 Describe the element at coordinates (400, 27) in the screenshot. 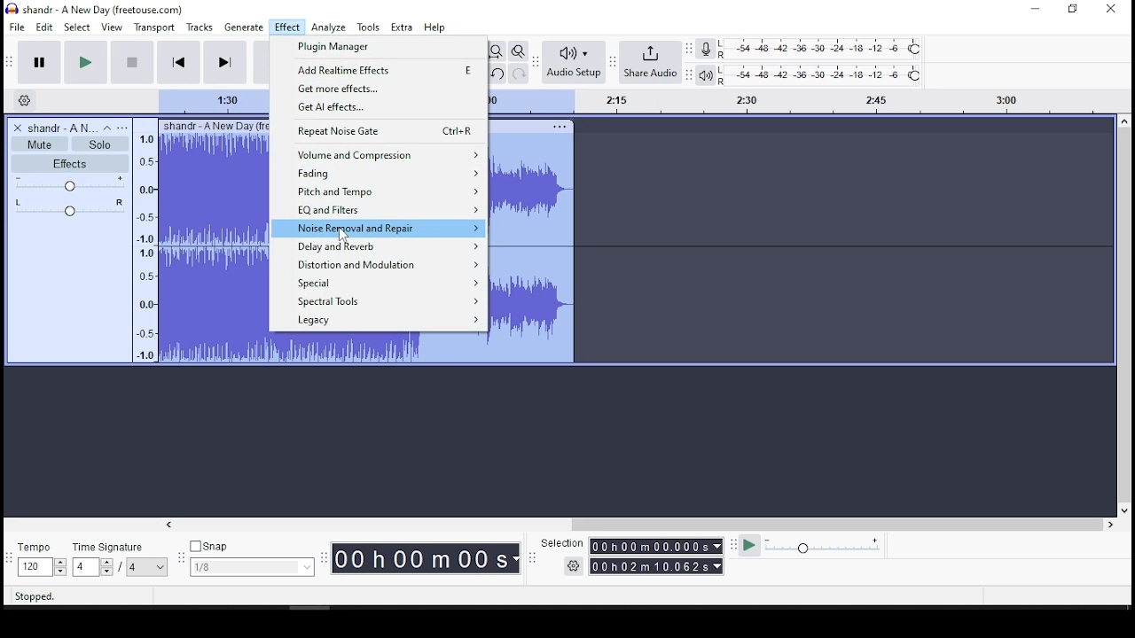

I see `` at that location.